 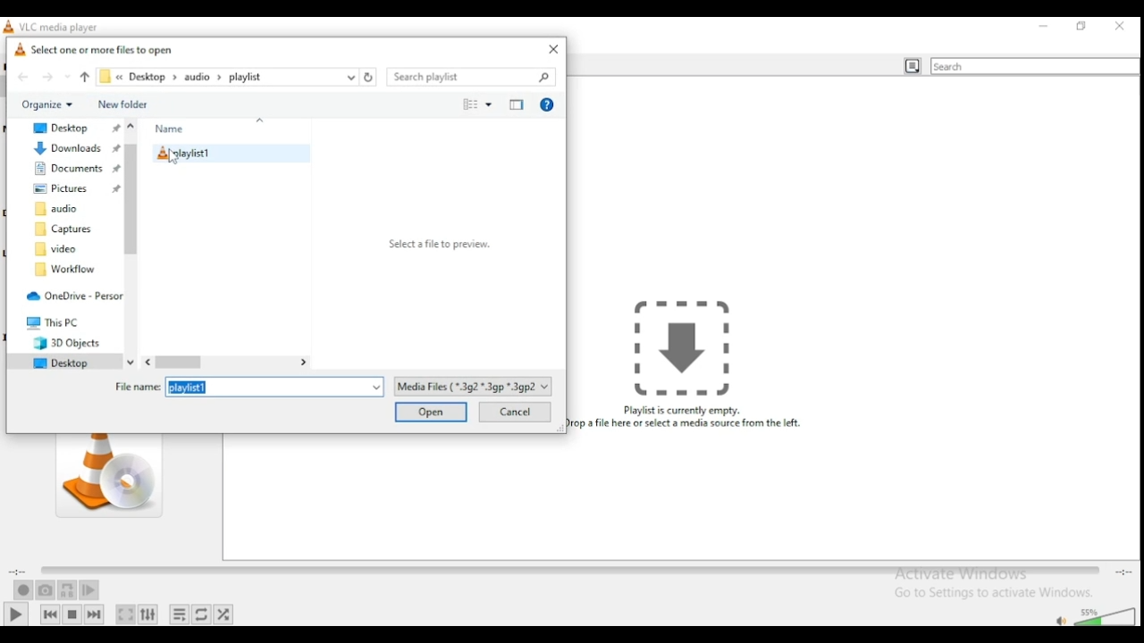 What do you see at coordinates (60, 27) in the screenshot?
I see `vlc media player` at bounding box center [60, 27].